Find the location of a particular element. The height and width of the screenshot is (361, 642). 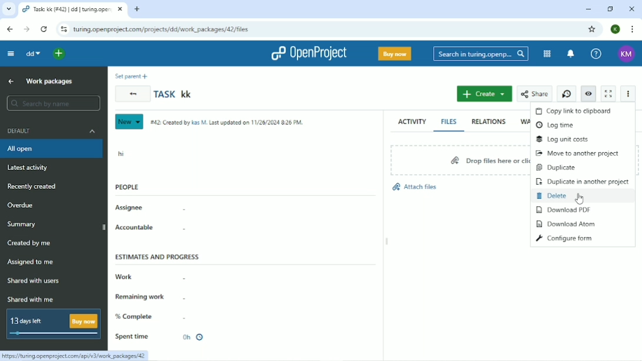

Duplicate is located at coordinates (560, 168).